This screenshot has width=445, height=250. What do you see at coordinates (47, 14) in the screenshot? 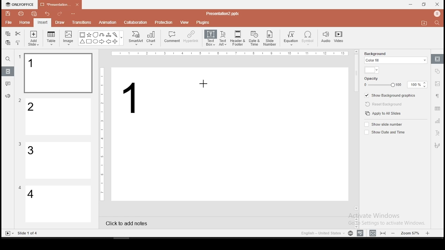
I see `undo` at bounding box center [47, 14].